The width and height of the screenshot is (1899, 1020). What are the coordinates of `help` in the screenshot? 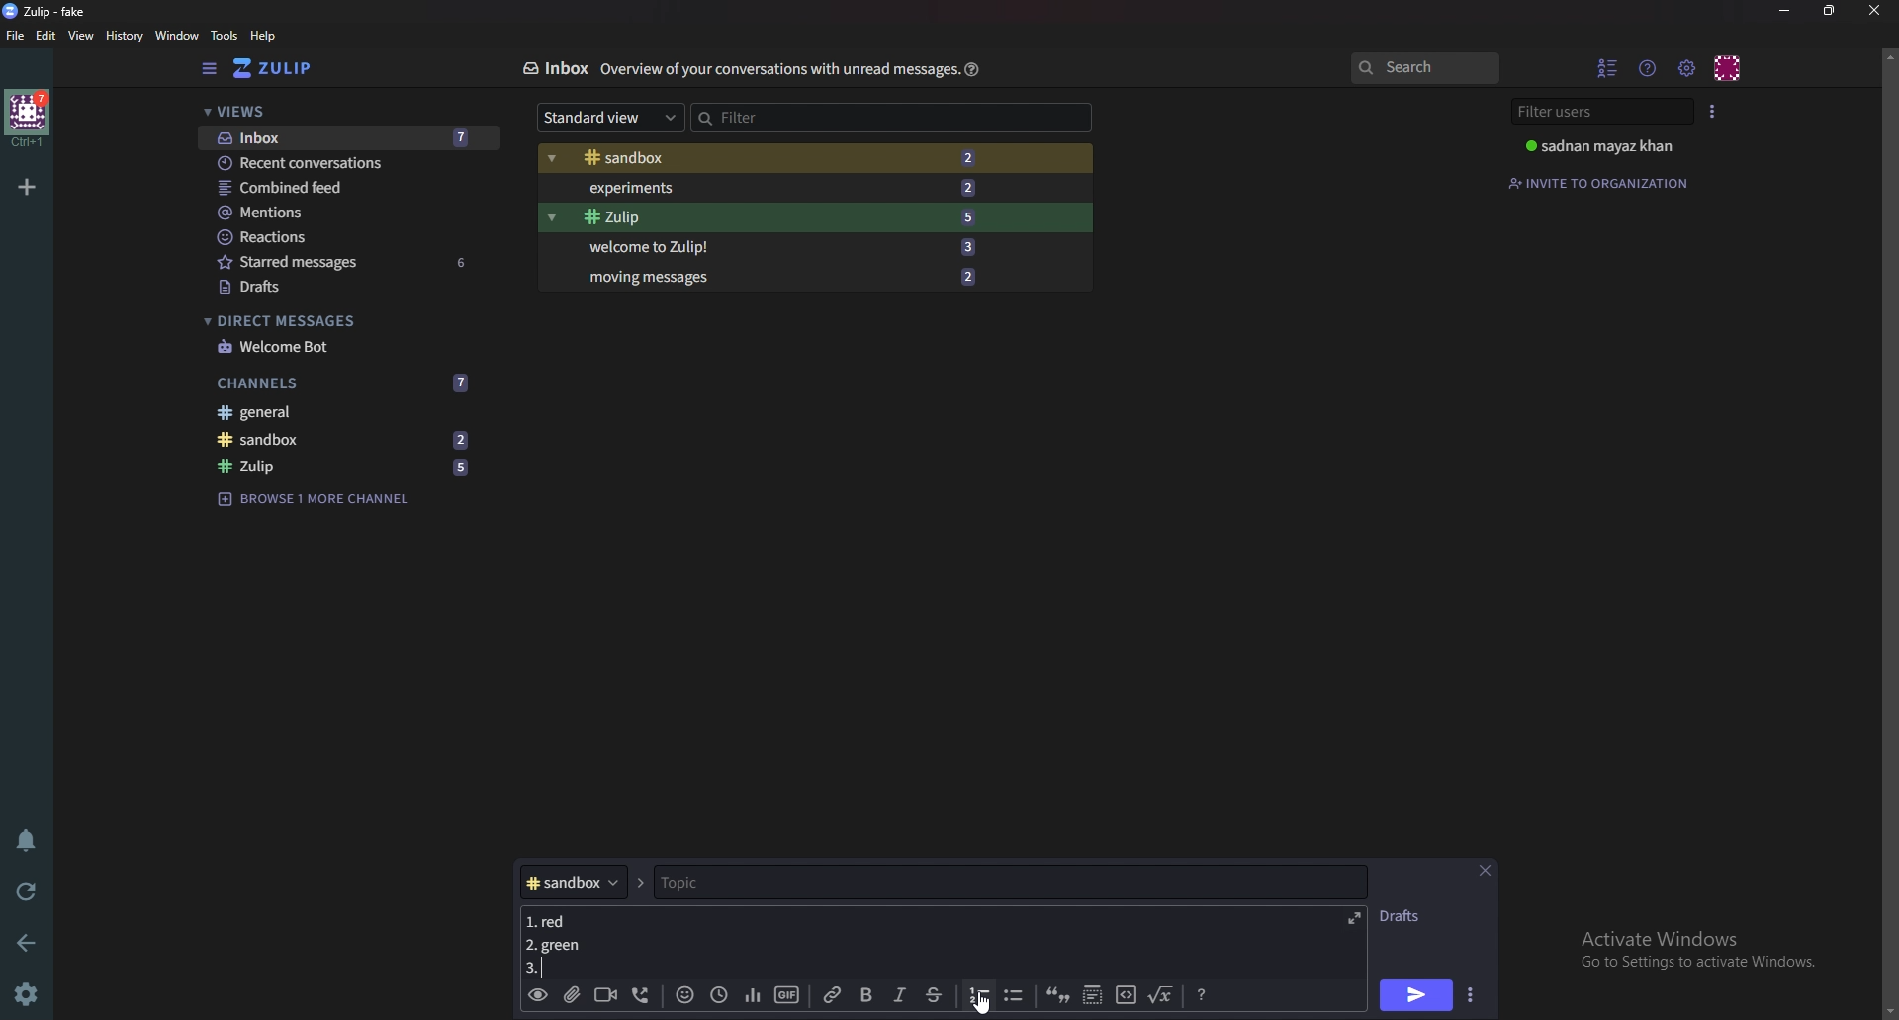 It's located at (263, 37).